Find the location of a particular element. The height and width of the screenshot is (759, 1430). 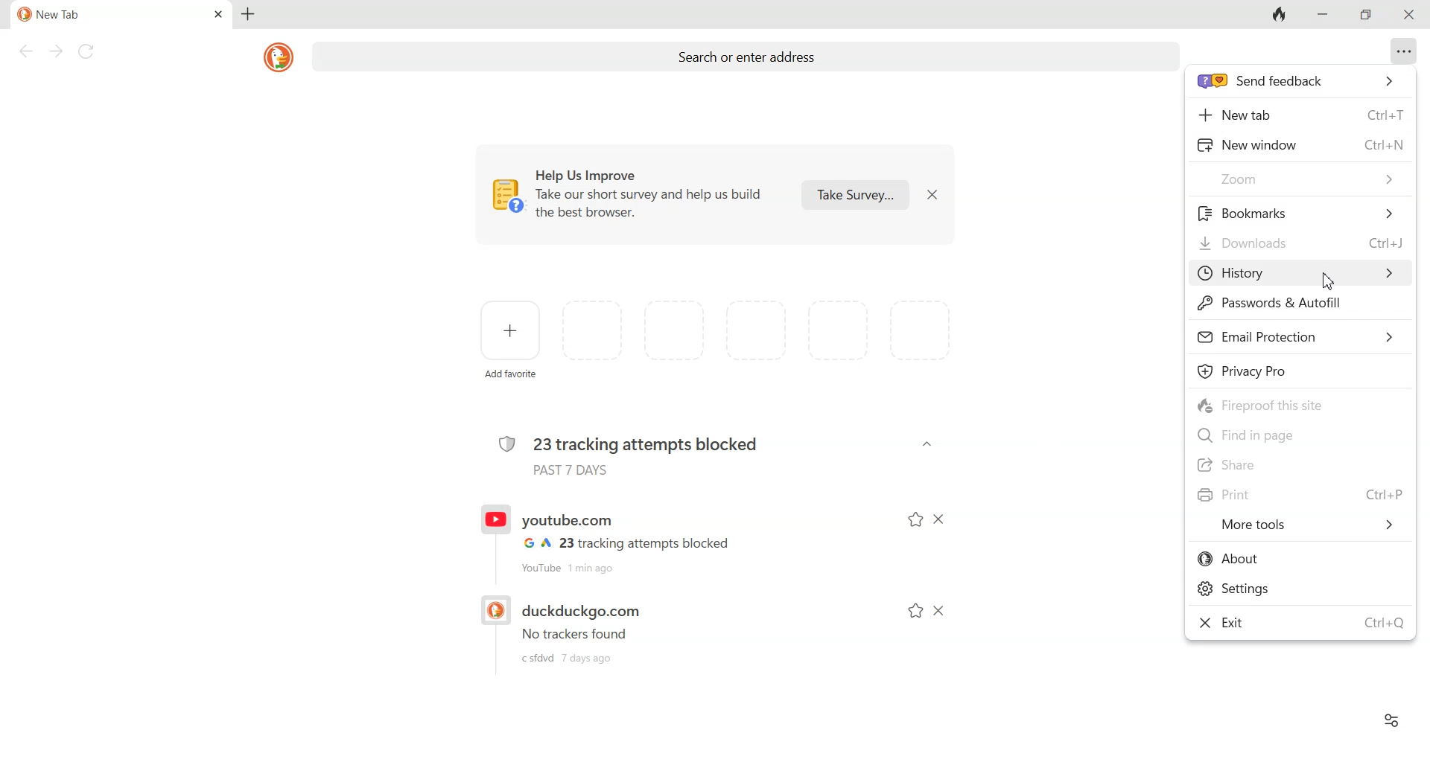

Fire button is located at coordinates (1280, 15).